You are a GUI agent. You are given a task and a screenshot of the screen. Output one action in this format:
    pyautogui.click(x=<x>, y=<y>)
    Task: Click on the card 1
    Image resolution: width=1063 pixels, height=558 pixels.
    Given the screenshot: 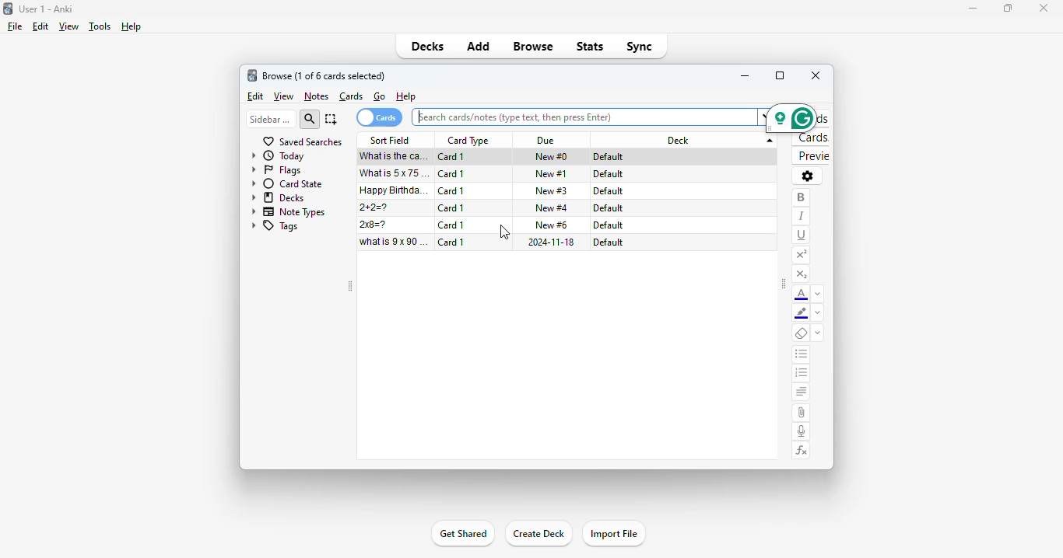 What is the action you would take?
    pyautogui.click(x=451, y=225)
    